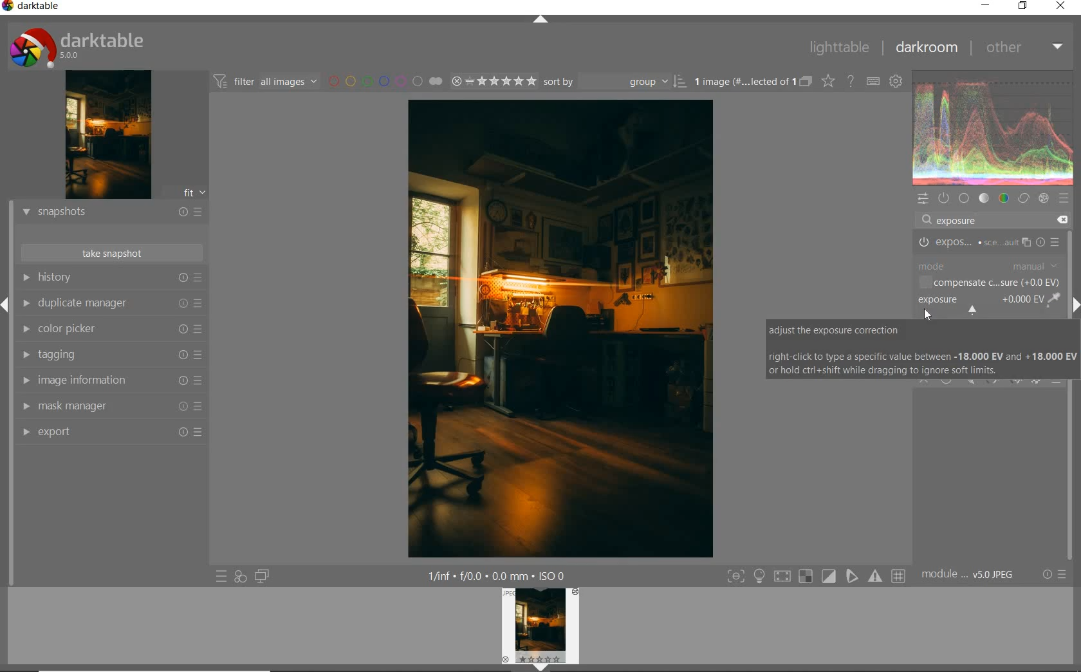 Image resolution: width=1081 pixels, height=672 pixels. I want to click on scrollbar, so click(1073, 395).